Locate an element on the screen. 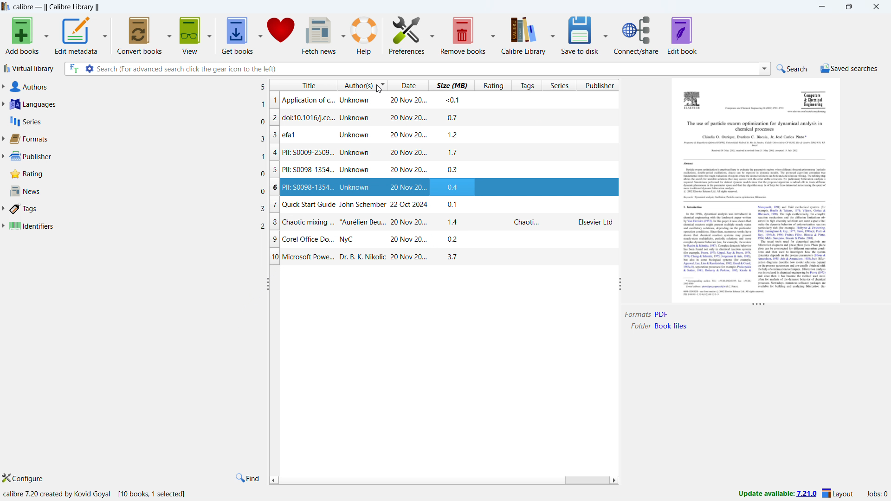  advanced search is located at coordinates (90, 69).